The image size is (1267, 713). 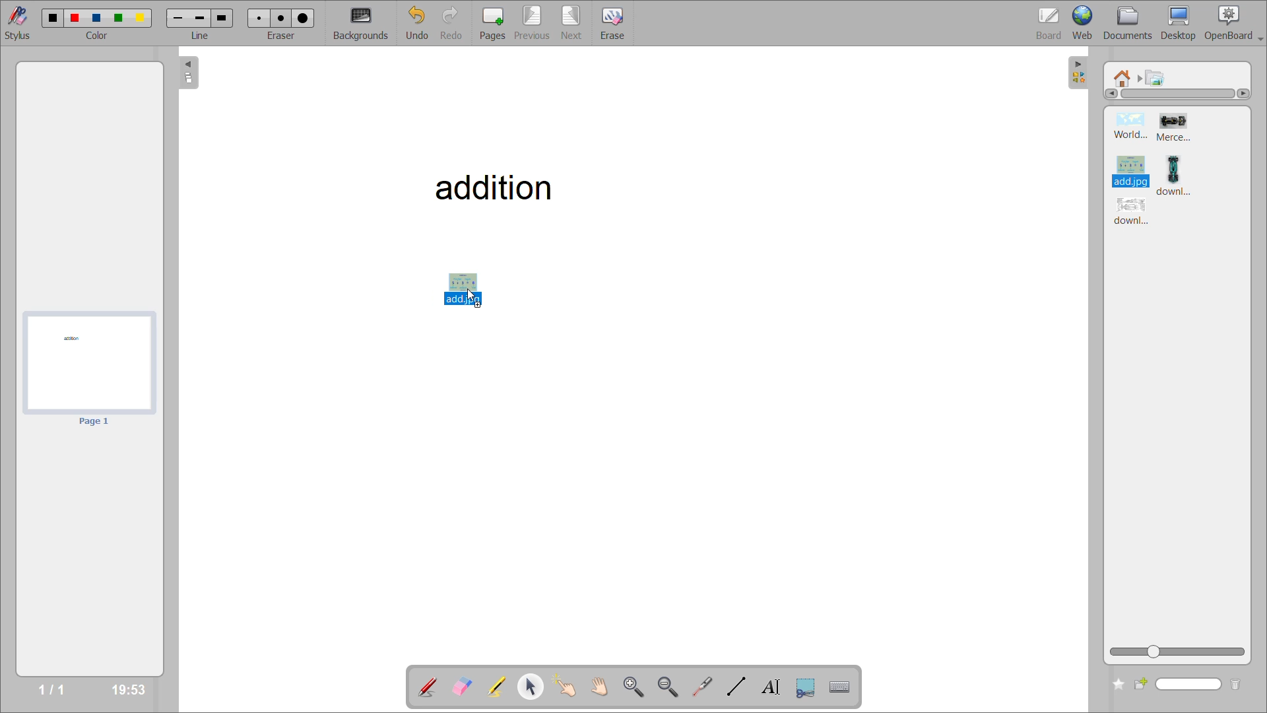 What do you see at coordinates (1133, 213) in the screenshot?
I see `image 5` at bounding box center [1133, 213].